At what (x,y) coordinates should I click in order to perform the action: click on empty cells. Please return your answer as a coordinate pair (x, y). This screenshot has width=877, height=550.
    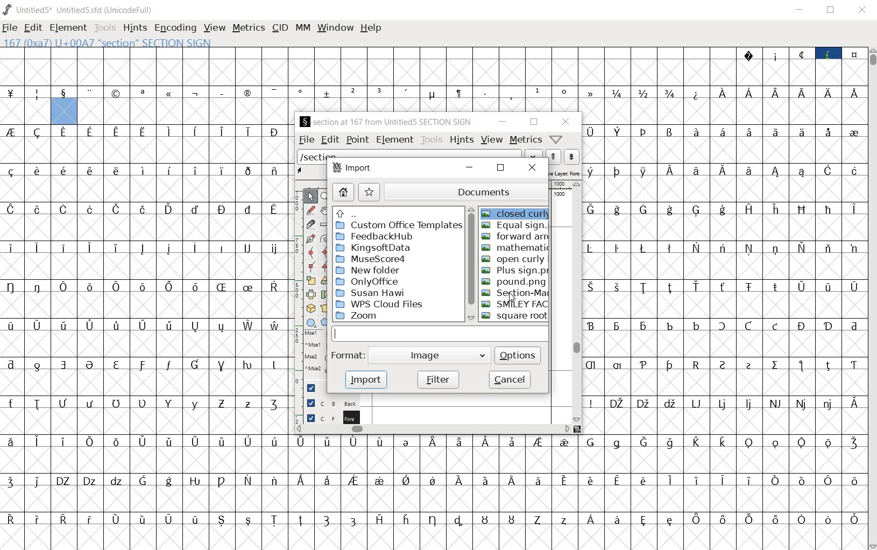
    Looking at the image, I should click on (725, 112).